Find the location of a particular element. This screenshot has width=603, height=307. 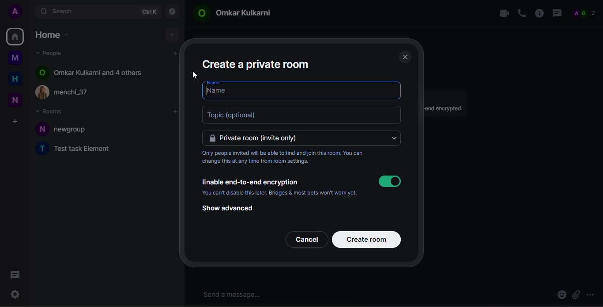

emoji is located at coordinates (561, 296).